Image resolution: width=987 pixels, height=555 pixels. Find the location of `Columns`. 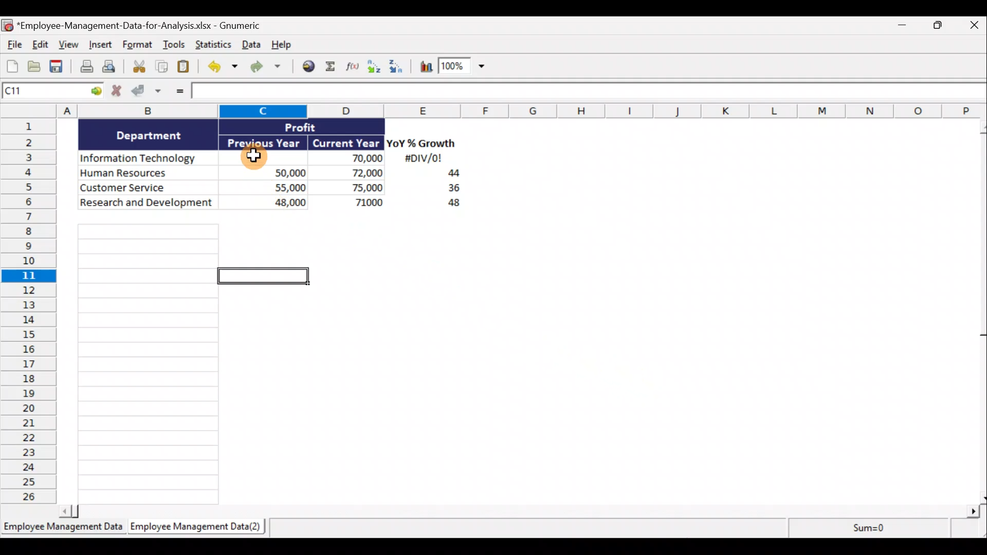

Columns is located at coordinates (496, 110).